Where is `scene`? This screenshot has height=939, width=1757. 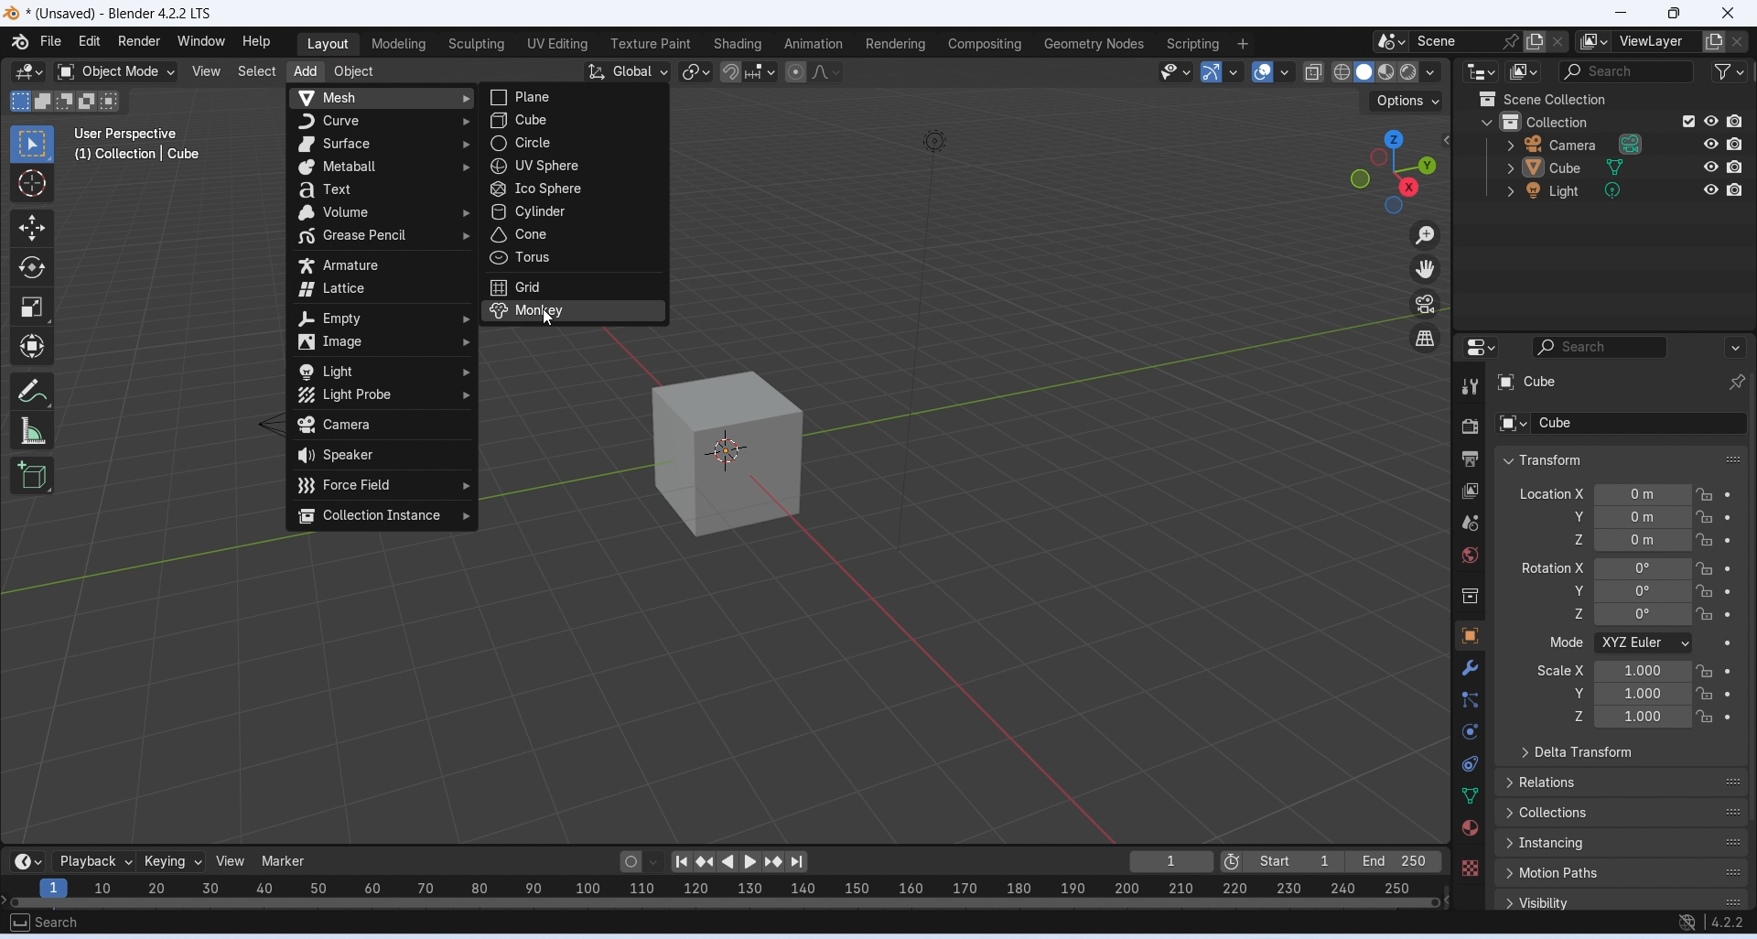
scene is located at coordinates (1470, 523).